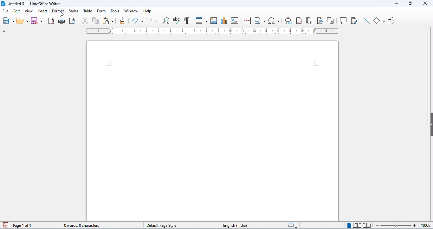 The width and height of the screenshot is (433, 229). What do you see at coordinates (213, 131) in the screenshot?
I see `editor` at bounding box center [213, 131].